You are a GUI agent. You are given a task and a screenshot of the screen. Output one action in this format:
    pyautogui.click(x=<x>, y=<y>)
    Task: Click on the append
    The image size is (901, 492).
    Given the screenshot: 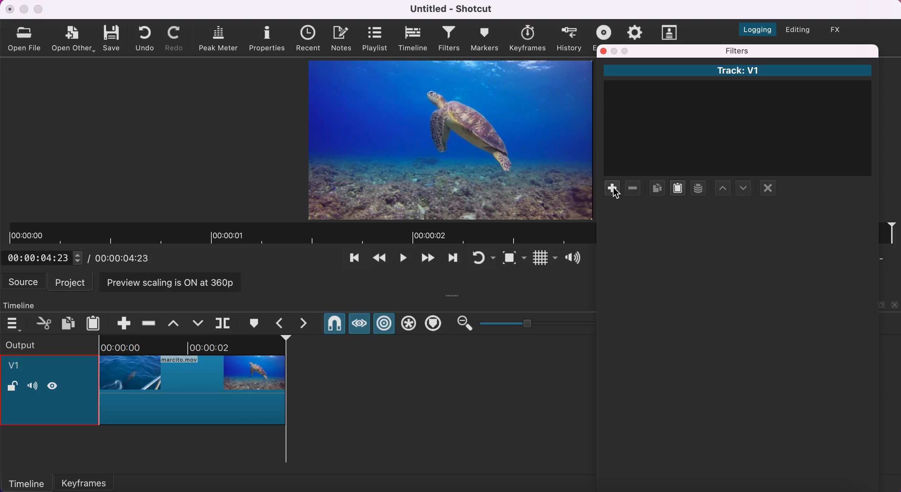 What is the action you would take?
    pyautogui.click(x=119, y=322)
    